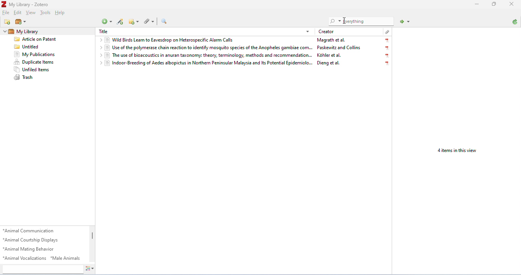 The width and height of the screenshot is (521, 275). What do you see at coordinates (40, 69) in the screenshot?
I see `Unfiled tems` at bounding box center [40, 69].